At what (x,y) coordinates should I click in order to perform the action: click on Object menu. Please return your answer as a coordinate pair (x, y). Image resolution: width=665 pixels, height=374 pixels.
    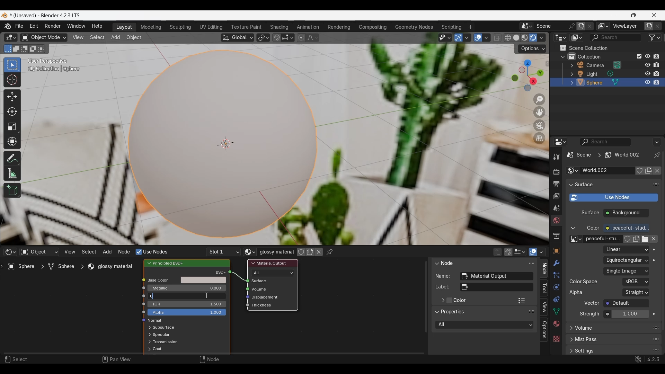
    Looking at the image, I should click on (134, 38).